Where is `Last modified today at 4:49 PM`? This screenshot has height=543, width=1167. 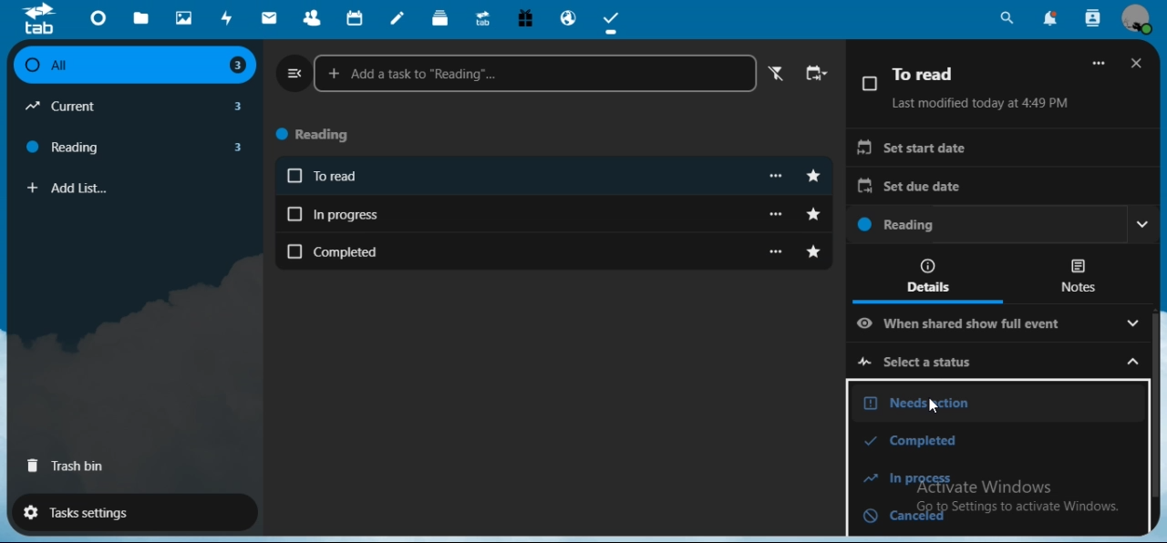
Last modified today at 4:49 PM is located at coordinates (981, 103).